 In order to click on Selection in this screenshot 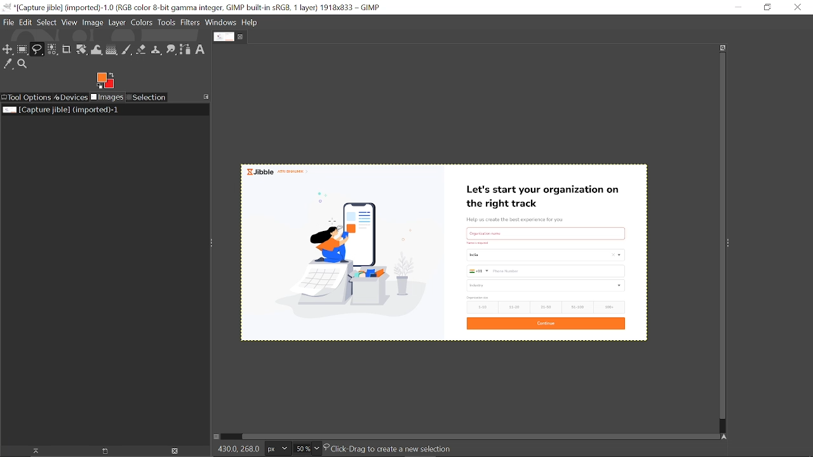, I will do `click(146, 98)`.